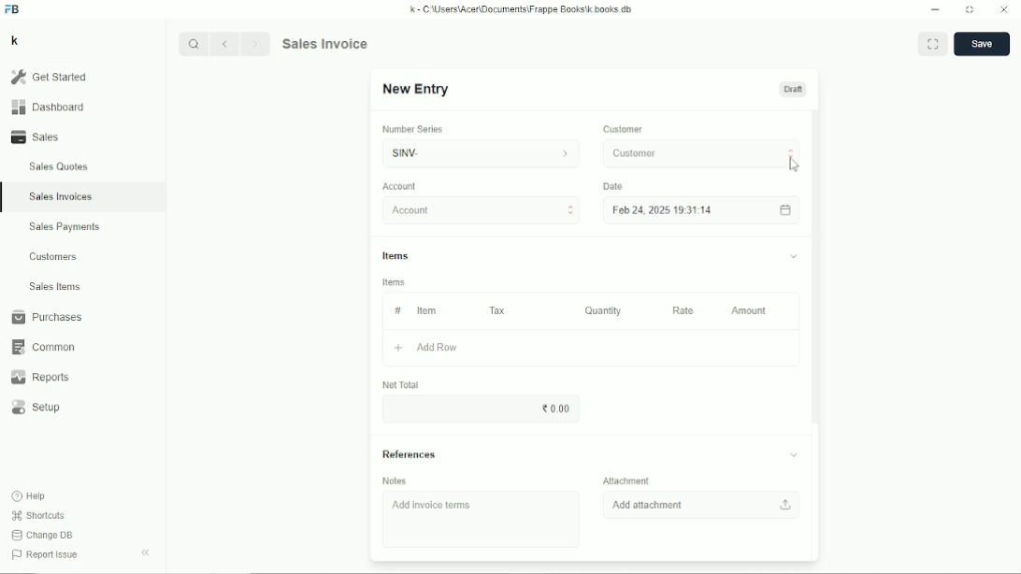 This screenshot has width=1021, height=574. I want to click on Rate, so click(683, 310).